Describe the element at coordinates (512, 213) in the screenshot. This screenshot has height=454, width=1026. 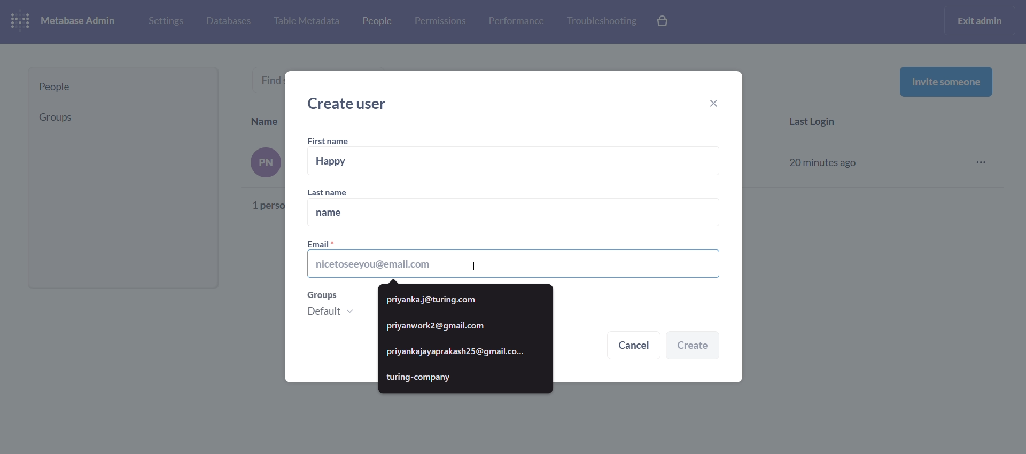
I see `name` at that location.